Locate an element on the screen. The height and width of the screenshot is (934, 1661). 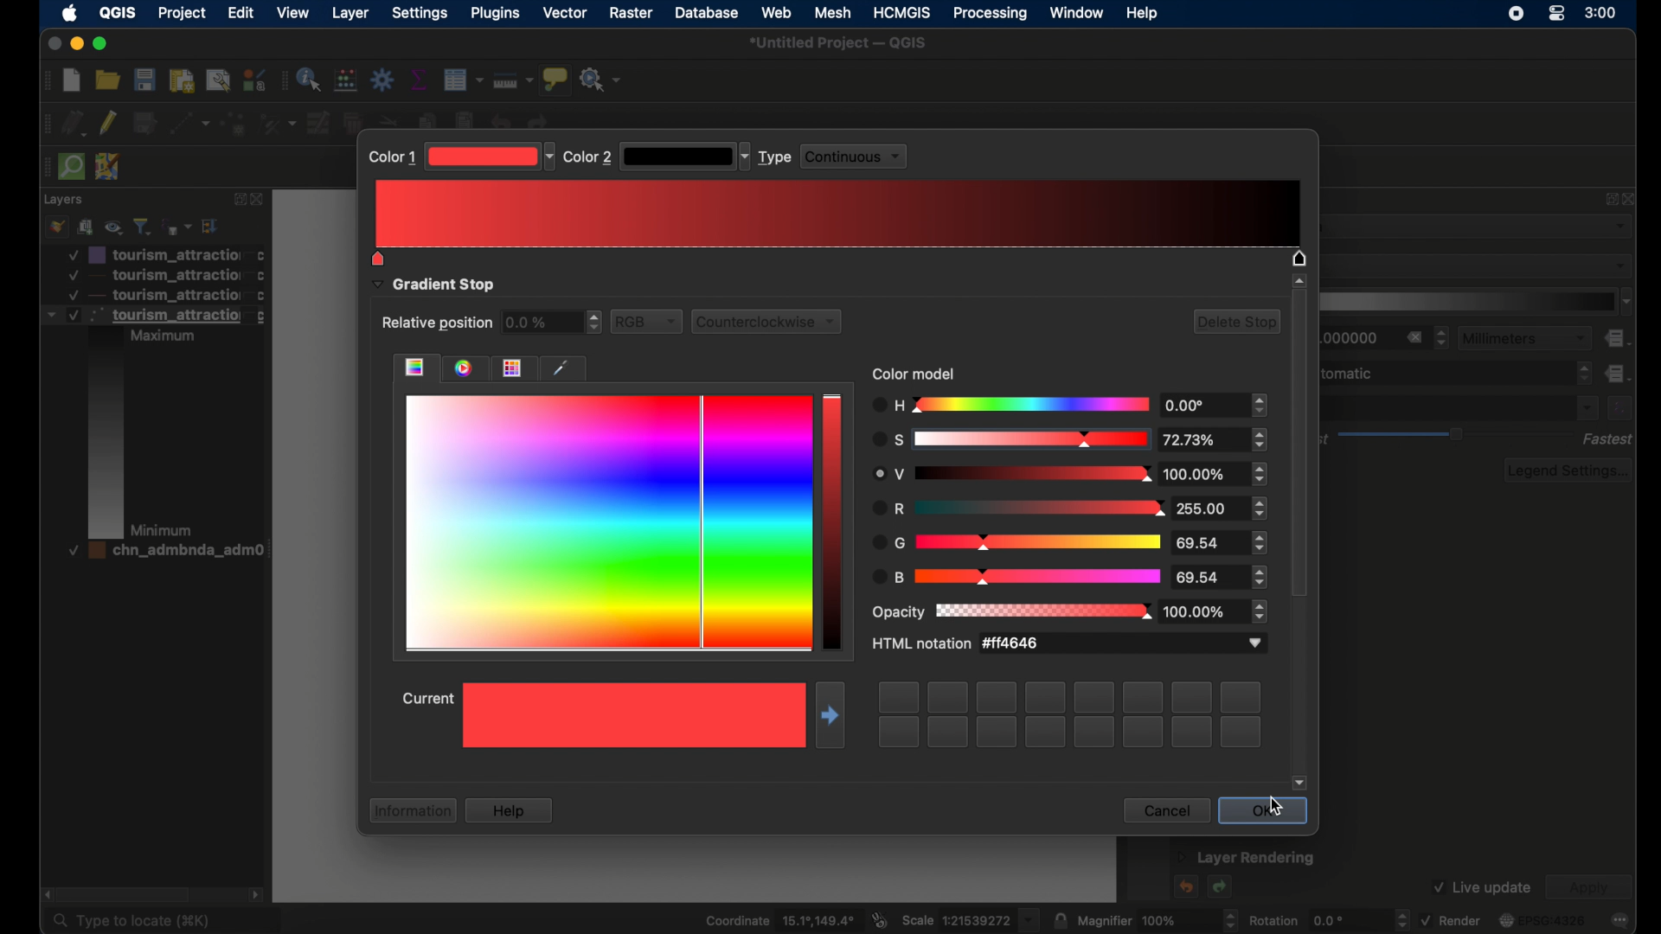
stepper buttons is located at coordinates (1216, 403).